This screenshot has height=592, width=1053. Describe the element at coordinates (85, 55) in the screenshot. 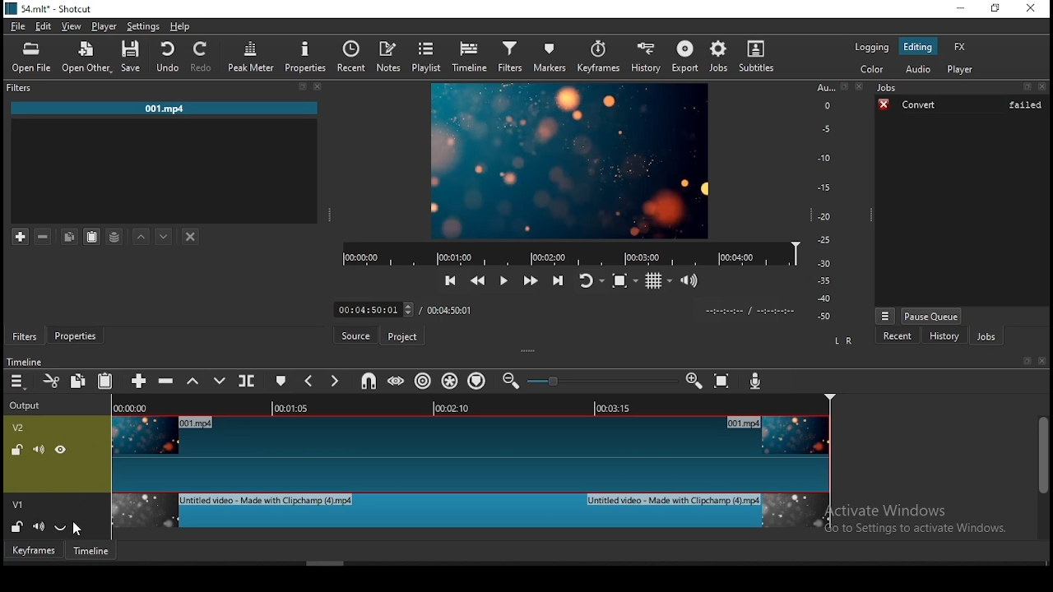

I see `open other` at that location.